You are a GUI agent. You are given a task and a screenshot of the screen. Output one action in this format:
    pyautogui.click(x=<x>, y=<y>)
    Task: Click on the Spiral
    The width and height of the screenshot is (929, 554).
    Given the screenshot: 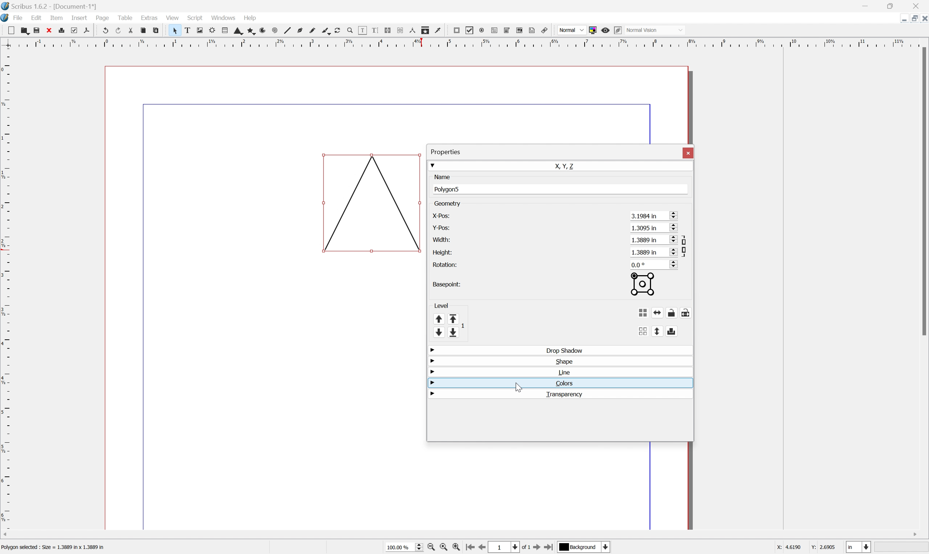 What is the action you would take?
    pyautogui.click(x=273, y=31)
    